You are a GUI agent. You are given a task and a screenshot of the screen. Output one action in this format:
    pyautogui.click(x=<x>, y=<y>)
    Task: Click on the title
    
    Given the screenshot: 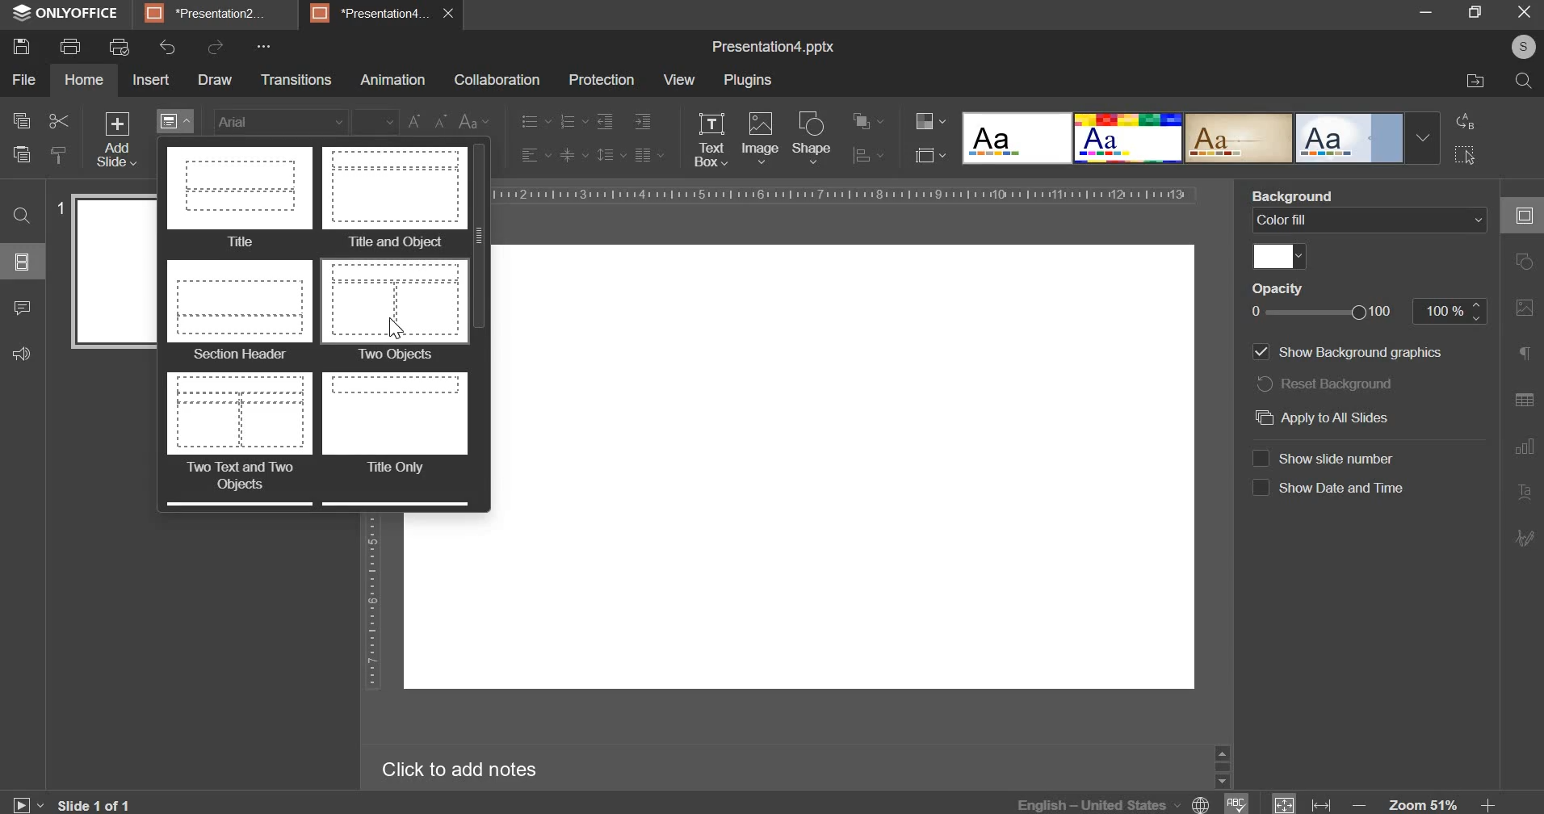 What is the action you would take?
    pyautogui.click(x=241, y=196)
    